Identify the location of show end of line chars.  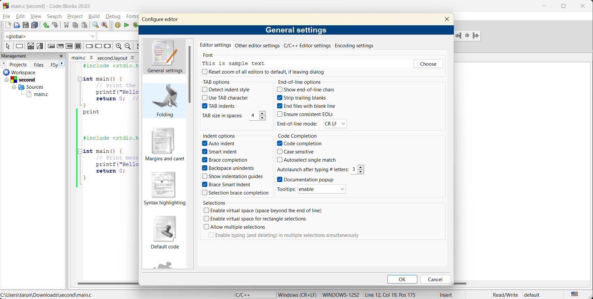
(308, 89).